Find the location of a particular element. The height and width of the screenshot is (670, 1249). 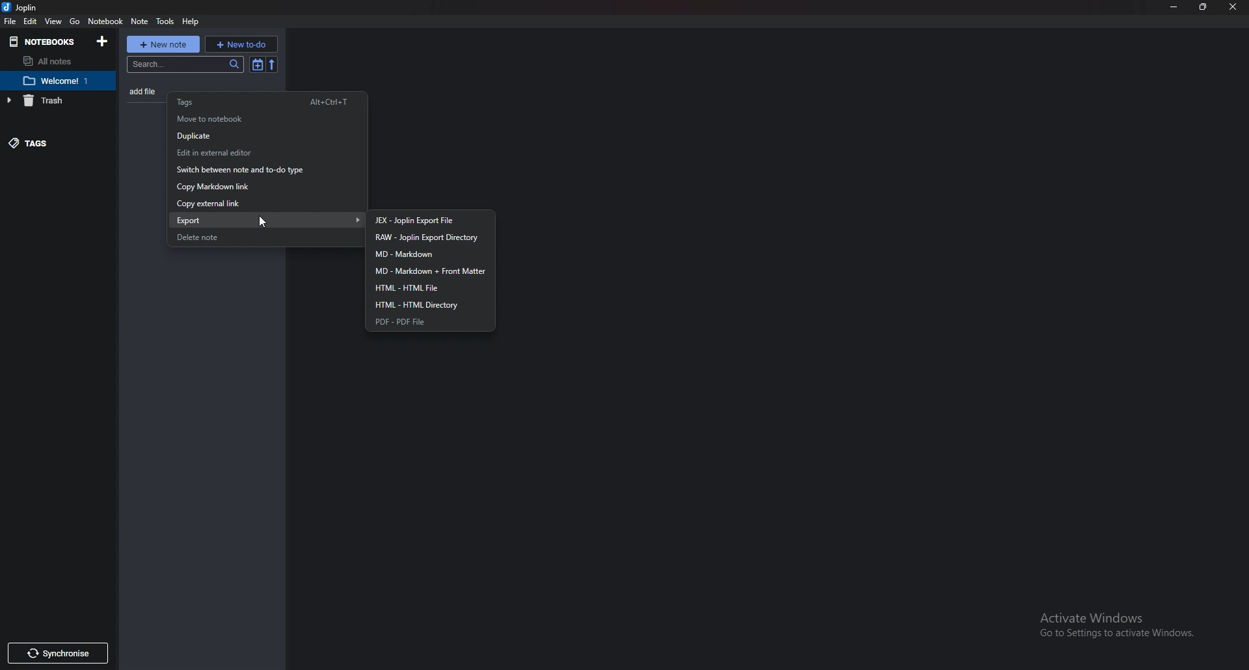

All notes is located at coordinates (51, 61).